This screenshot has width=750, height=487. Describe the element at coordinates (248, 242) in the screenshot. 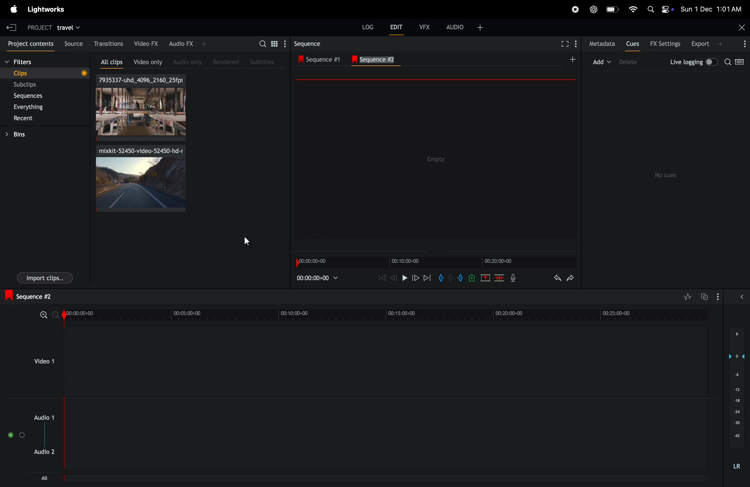

I see `cursor` at that location.